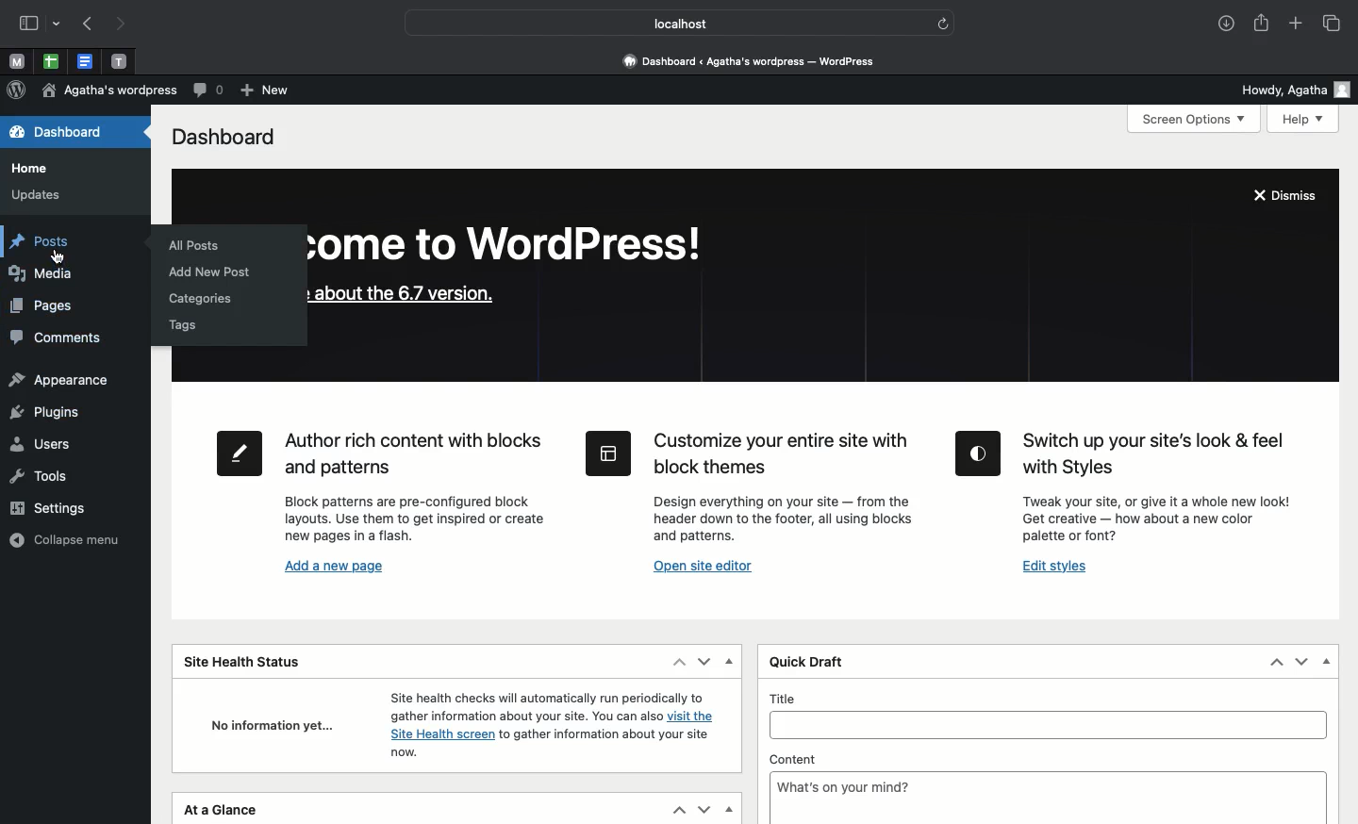  Describe the element at coordinates (523, 717) in the screenshot. I see `gather information about your site. You can also` at that location.